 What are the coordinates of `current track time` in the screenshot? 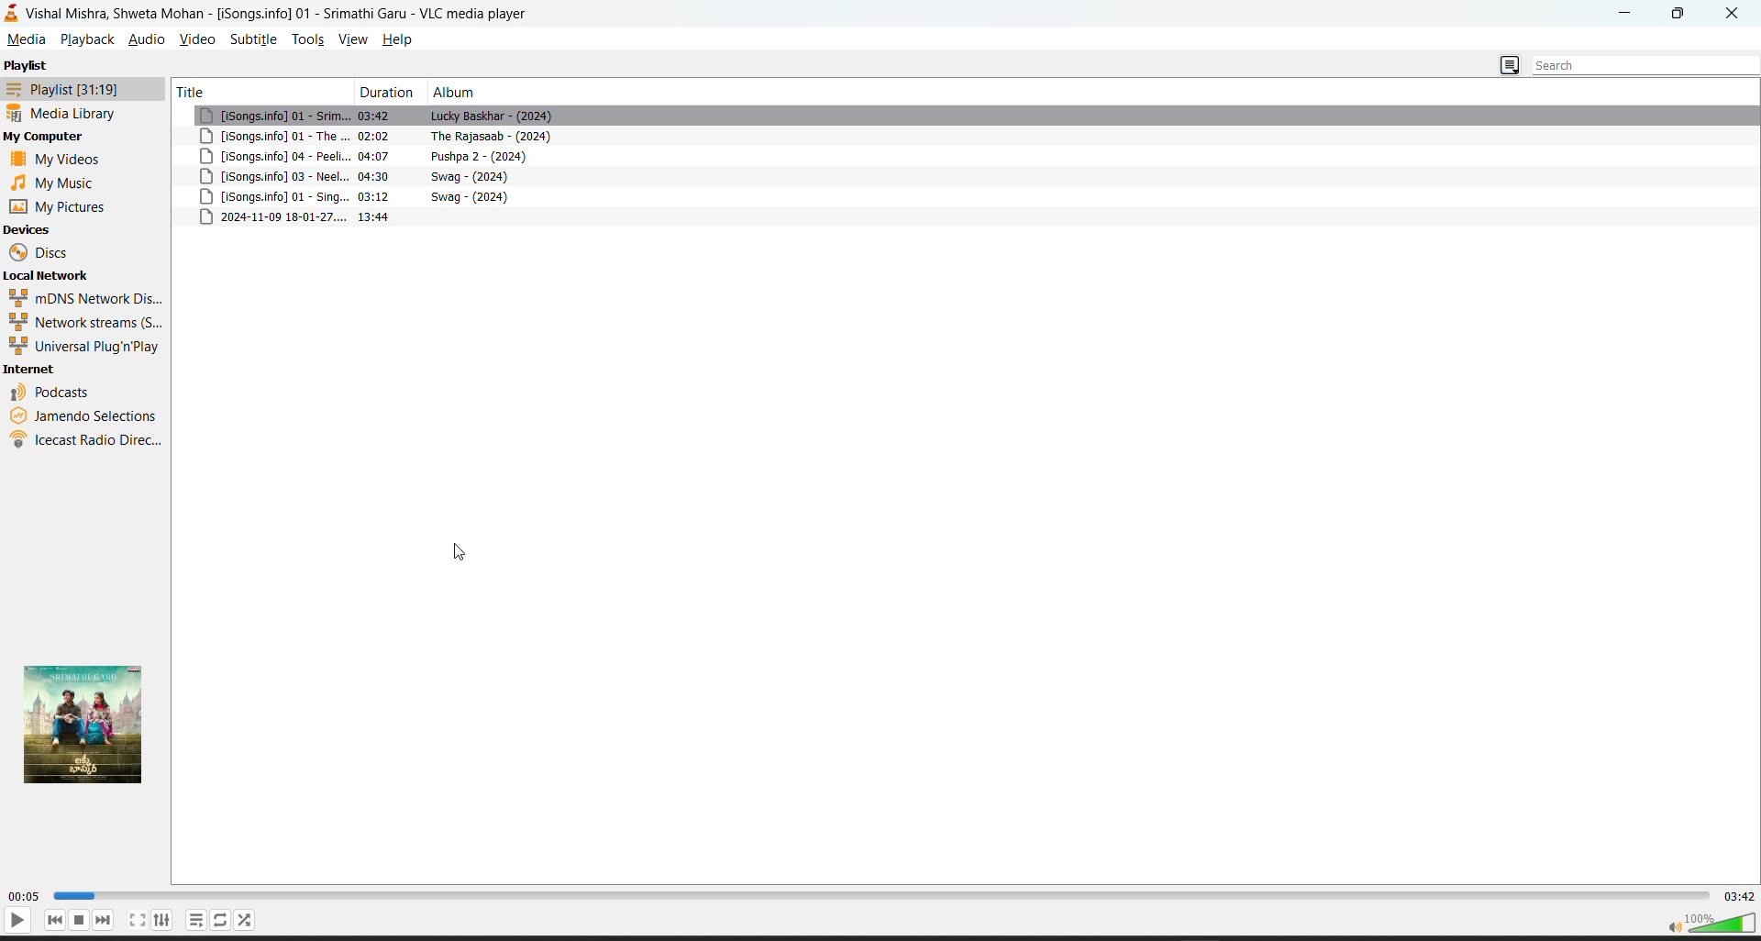 It's located at (23, 895).